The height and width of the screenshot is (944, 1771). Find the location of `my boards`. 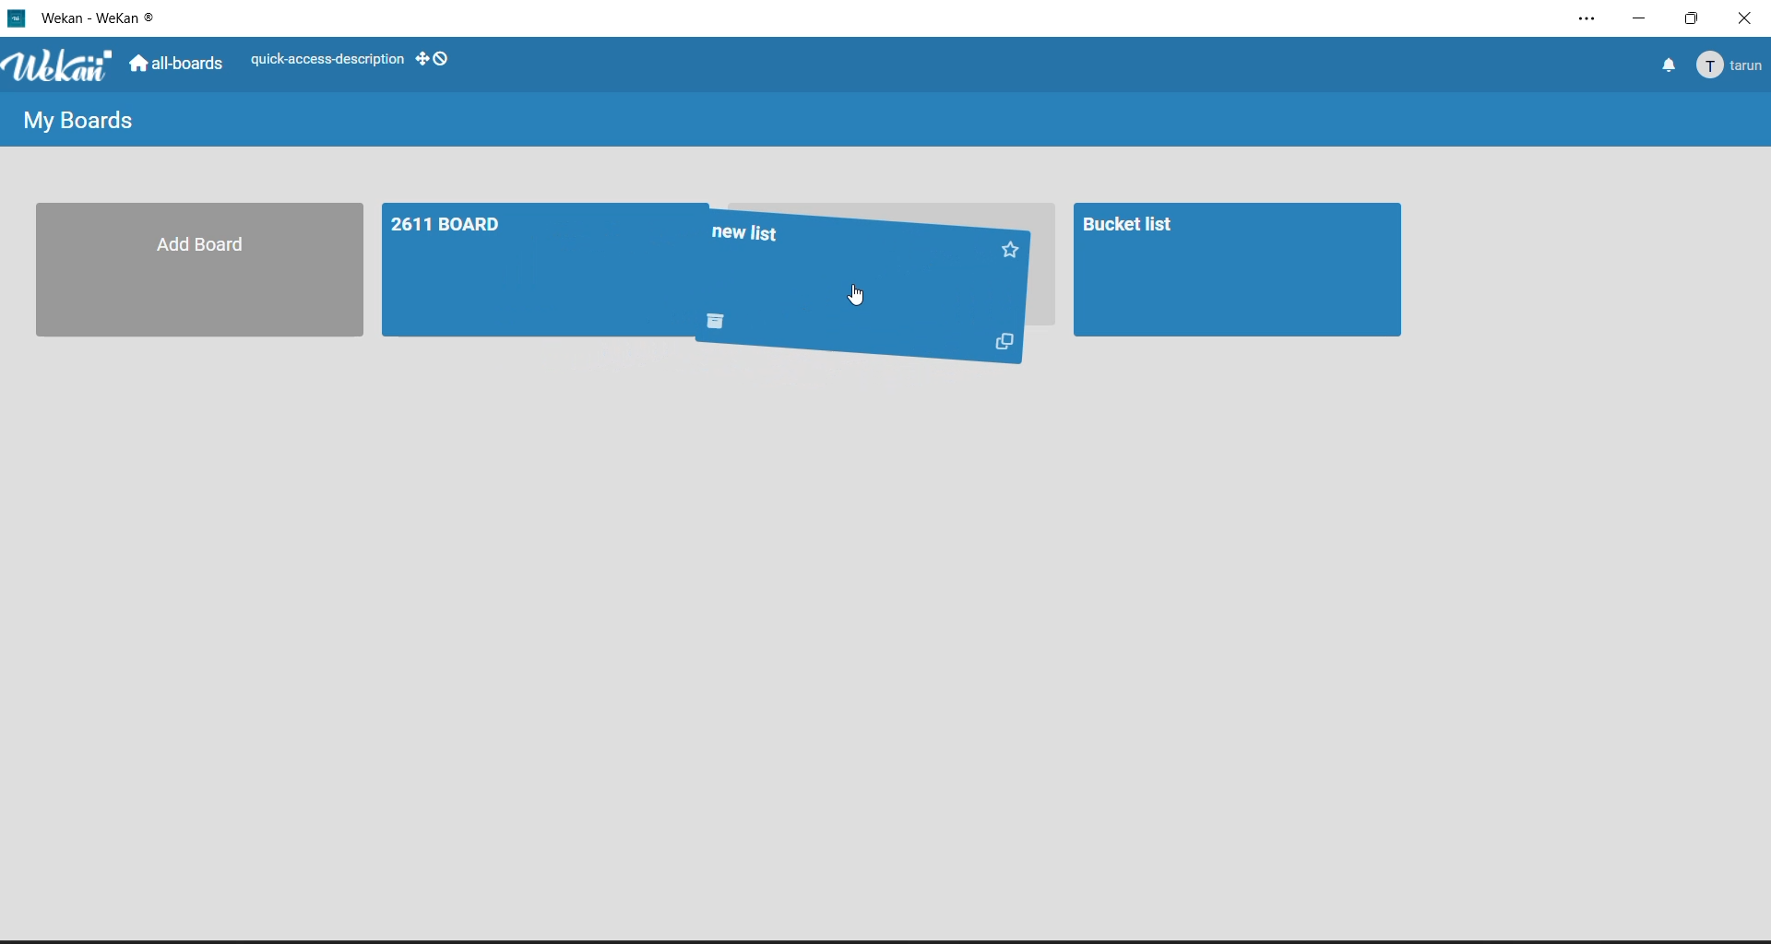

my boards is located at coordinates (77, 124).